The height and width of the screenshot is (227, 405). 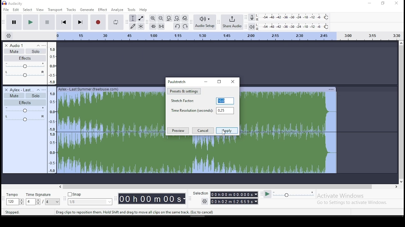 What do you see at coordinates (16, 9) in the screenshot?
I see `edit` at bounding box center [16, 9].